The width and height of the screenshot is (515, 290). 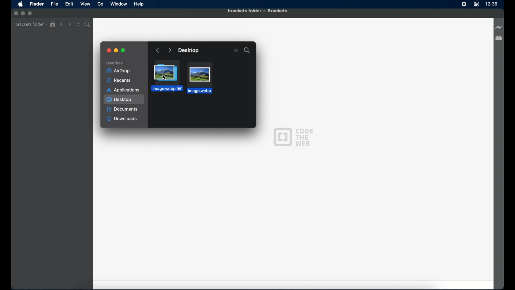 I want to click on extension manager, so click(x=499, y=38).